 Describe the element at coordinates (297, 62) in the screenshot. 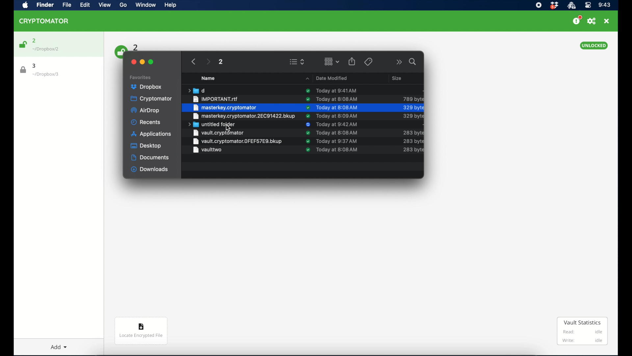

I see `view options` at that location.